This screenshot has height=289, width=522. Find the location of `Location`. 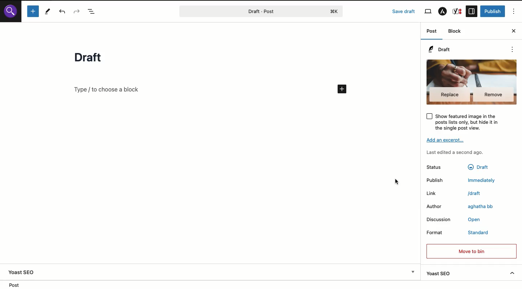

Location is located at coordinates (17, 284).